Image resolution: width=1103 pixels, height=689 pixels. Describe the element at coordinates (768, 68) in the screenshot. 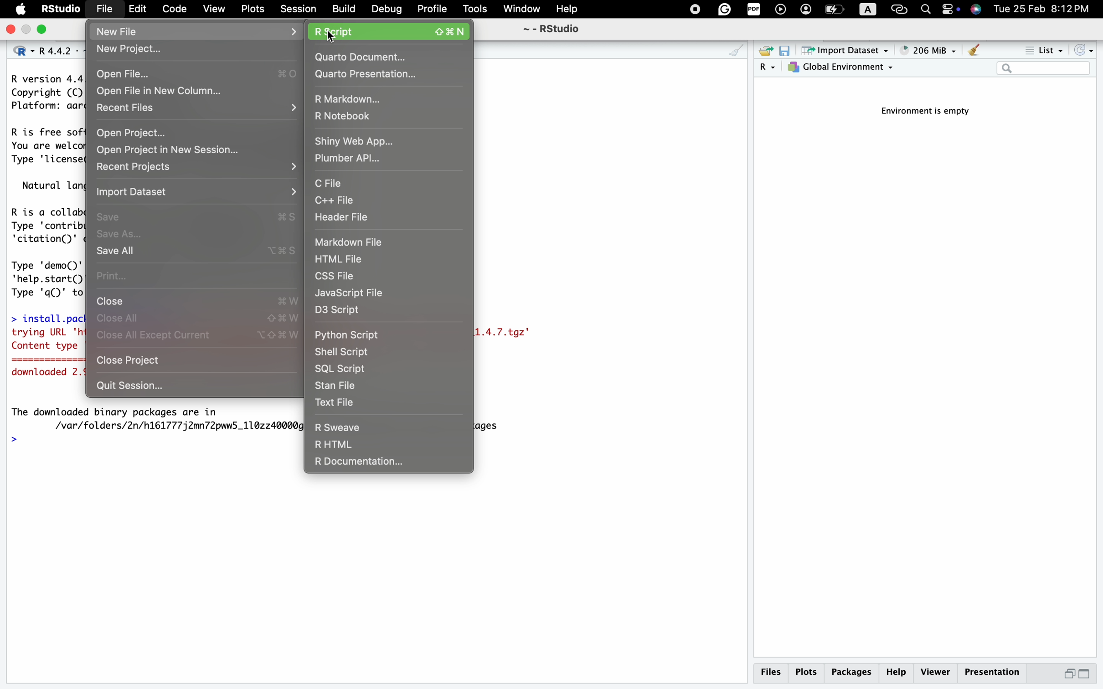

I see `language select` at that location.